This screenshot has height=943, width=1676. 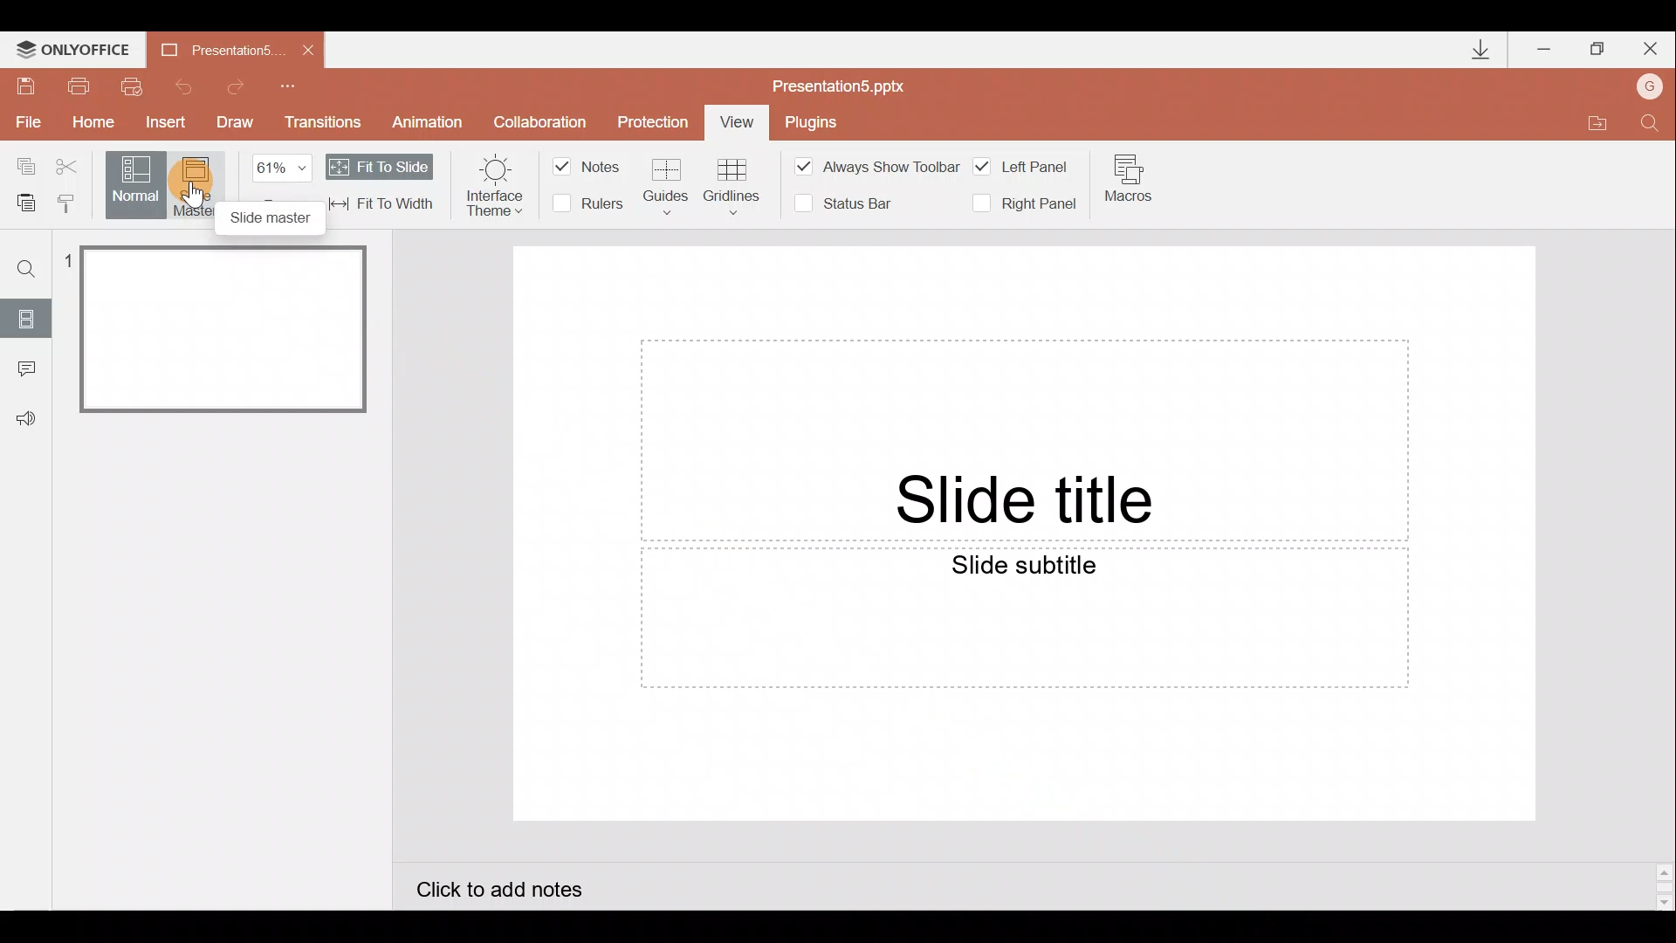 What do you see at coordinates (737, 122) in the screenshot?
I see `View` at bounding box center [737, 122].